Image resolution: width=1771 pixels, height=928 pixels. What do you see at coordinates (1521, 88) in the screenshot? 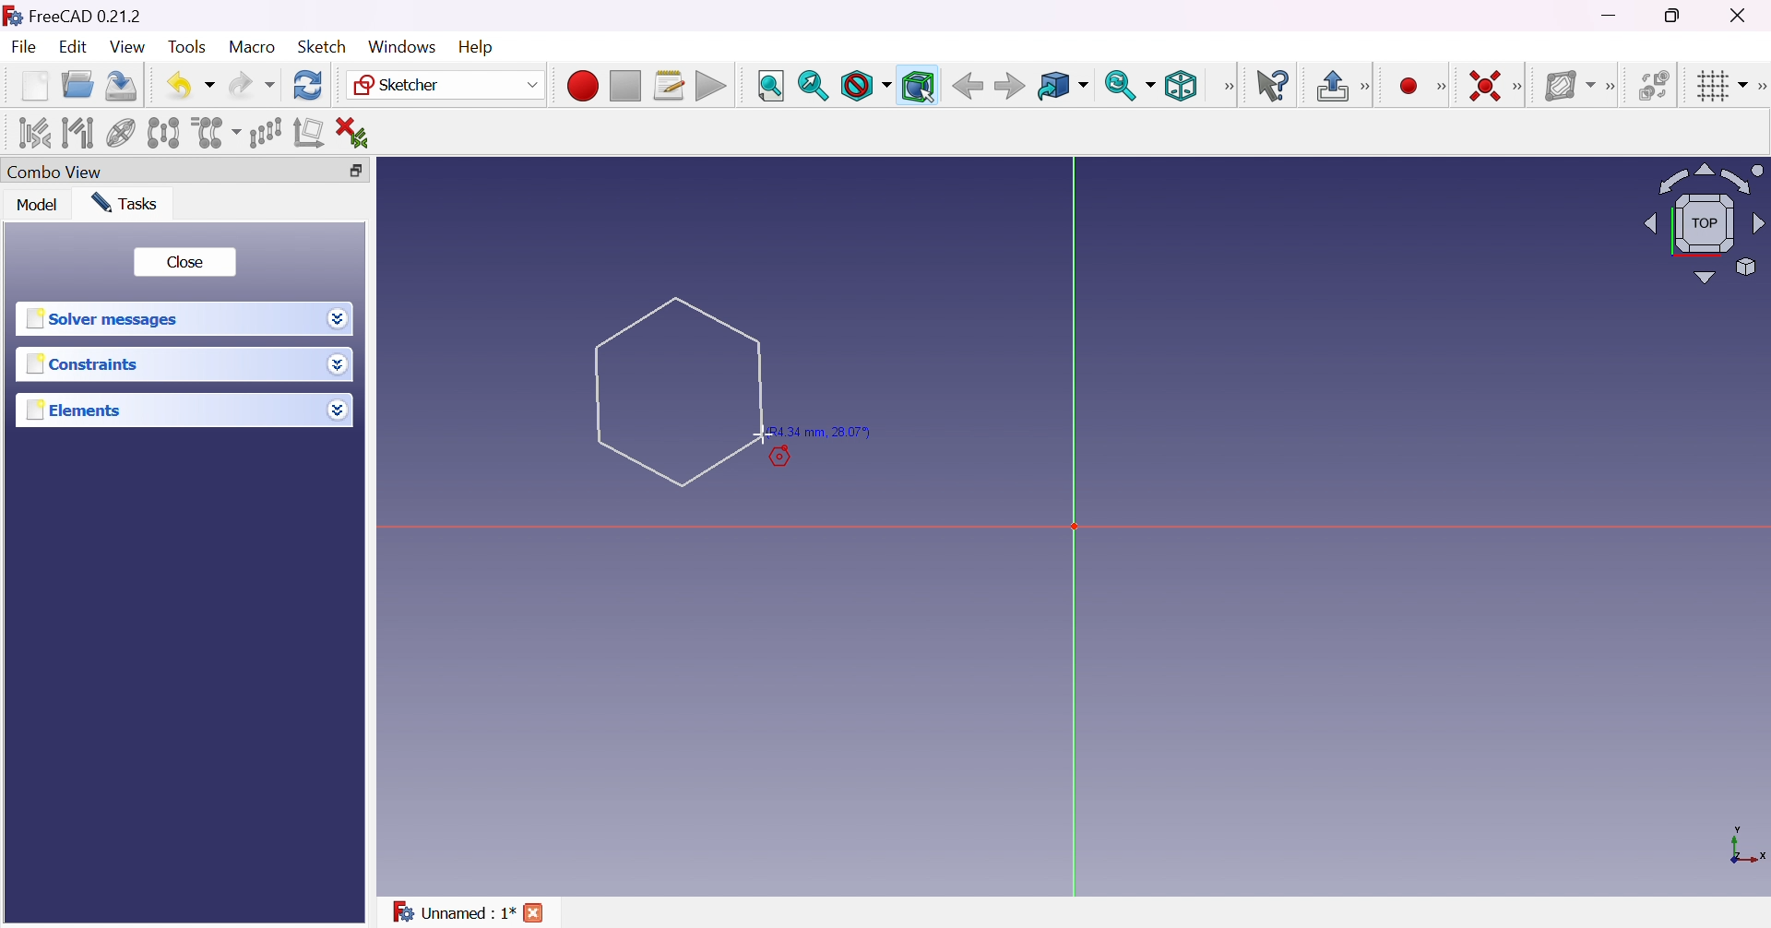
I see `Sketcher constraints` at bounding box center [1521, 88].